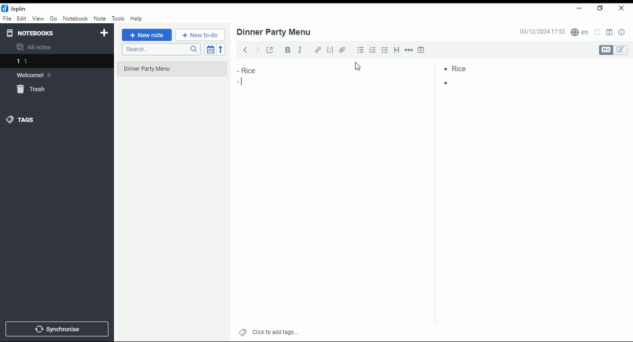  What do you see at coordinates (359, 67) in the screenshot?
I see `cursor` at bounding box center [359, 67].